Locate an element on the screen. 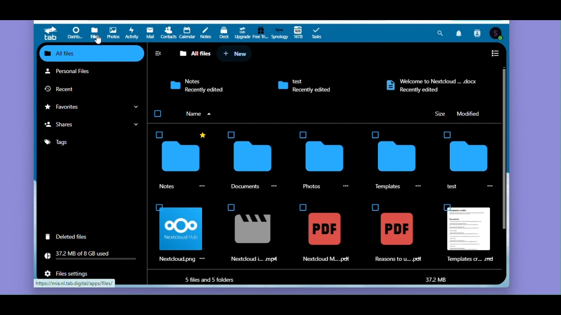 This screenshot has width=561, height=315. arrange by name is located at coordinates (199, 114).